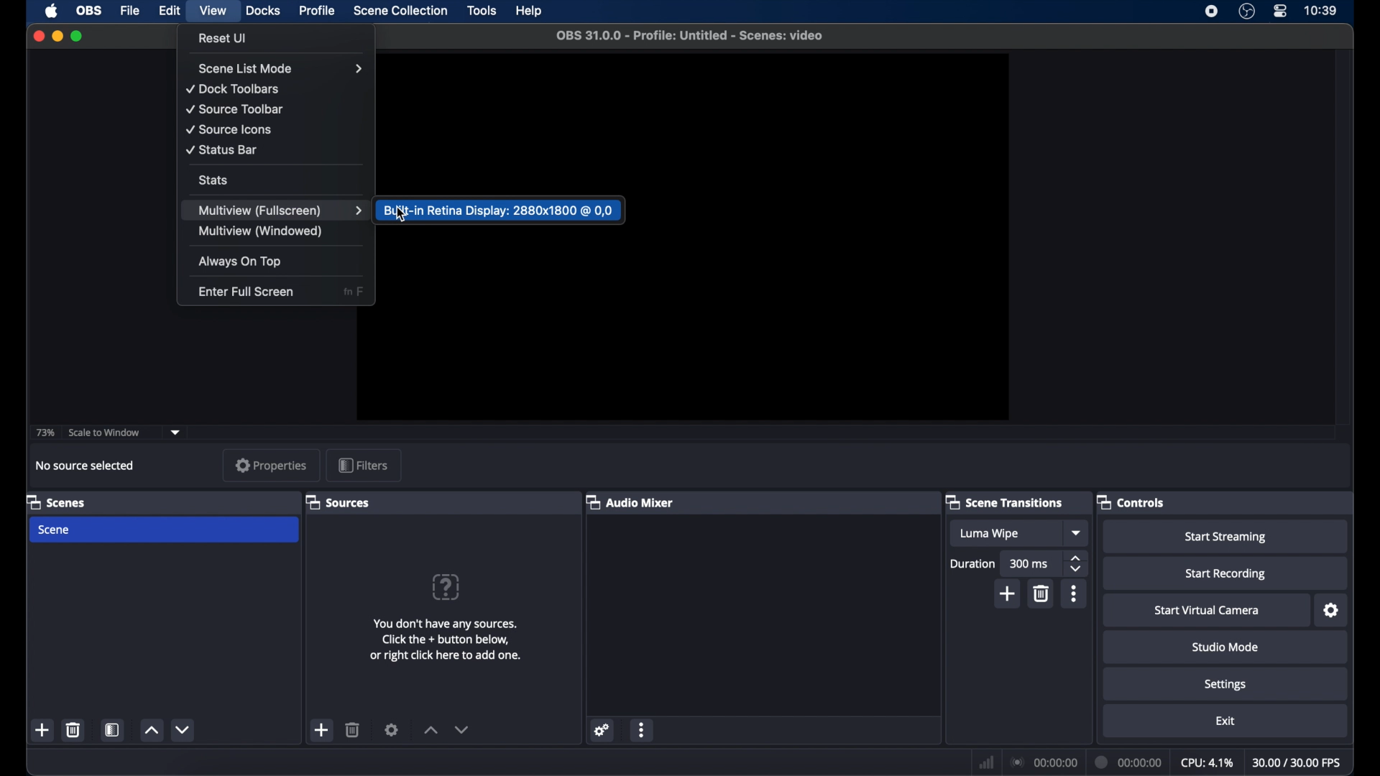  Describe the element at coordinates (443, 641) in the screenshot. I see `You don't have any sources.
Click the + button below,
or right click here to add one.` at that location.